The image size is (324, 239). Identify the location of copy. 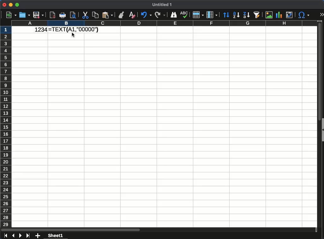
(95, 15).